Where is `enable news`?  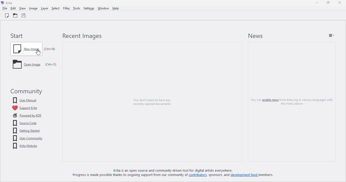 enable news is located at coordinates (270, 100).